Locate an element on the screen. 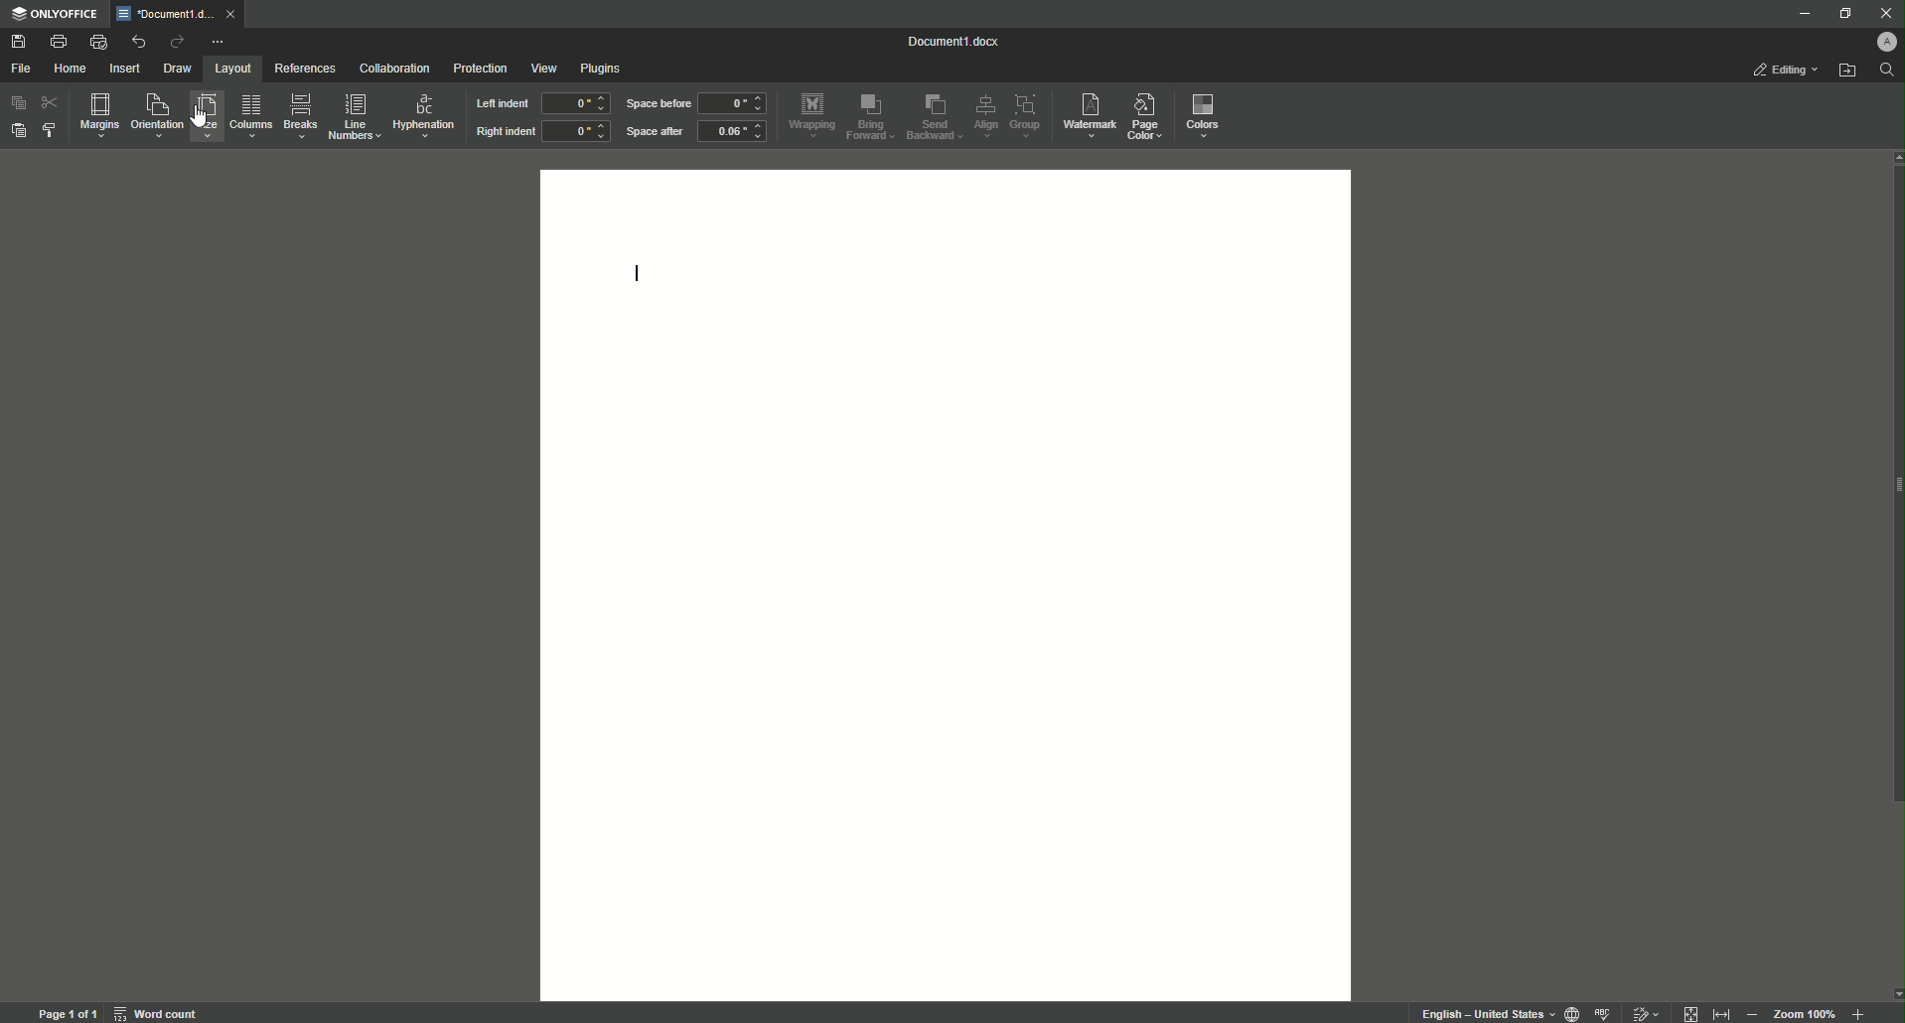  Zoom In is located at coordinates (1754, 1012).